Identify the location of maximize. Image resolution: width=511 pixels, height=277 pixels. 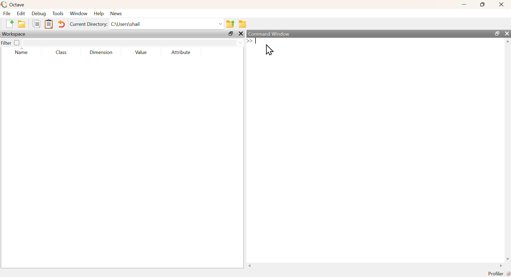
(497, 33).